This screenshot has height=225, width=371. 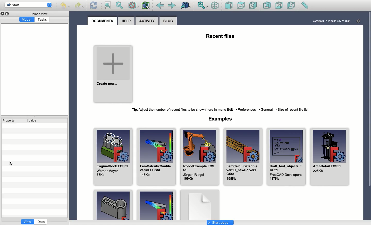 What do you see at coordinates (221, 109) in the screenshot?
I see `Tip: Adjust the number of recent files to be shown here in menu Edit -> Preferences -> General -> Size of recent file list` at bounding box center [221, 109].